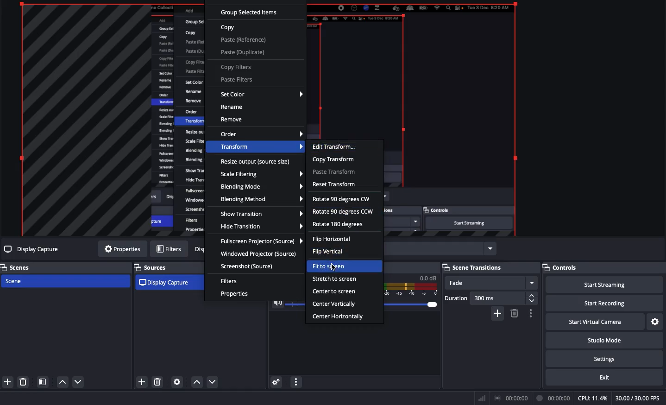 Image resolution: width=666 pixels, height=405 pixels. I want to click on Blending method, so click(261, 198).